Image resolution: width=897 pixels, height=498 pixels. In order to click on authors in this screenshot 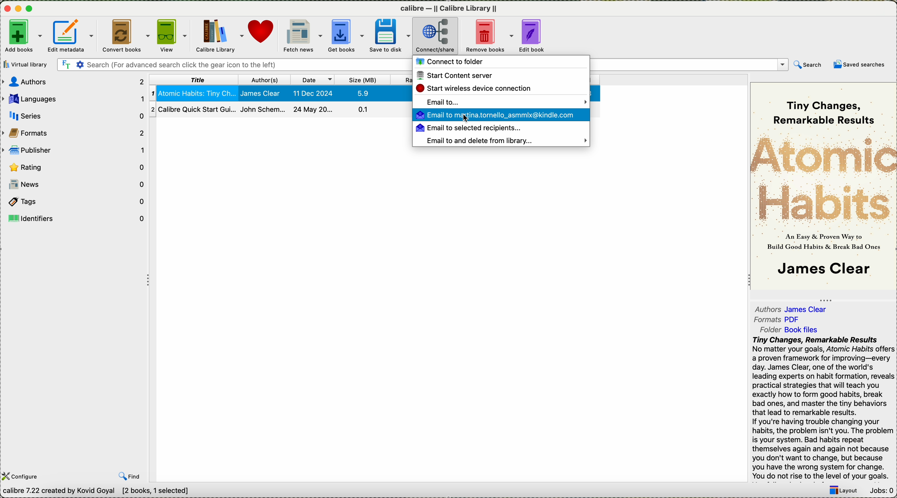, I will do `click(73, 81)`.